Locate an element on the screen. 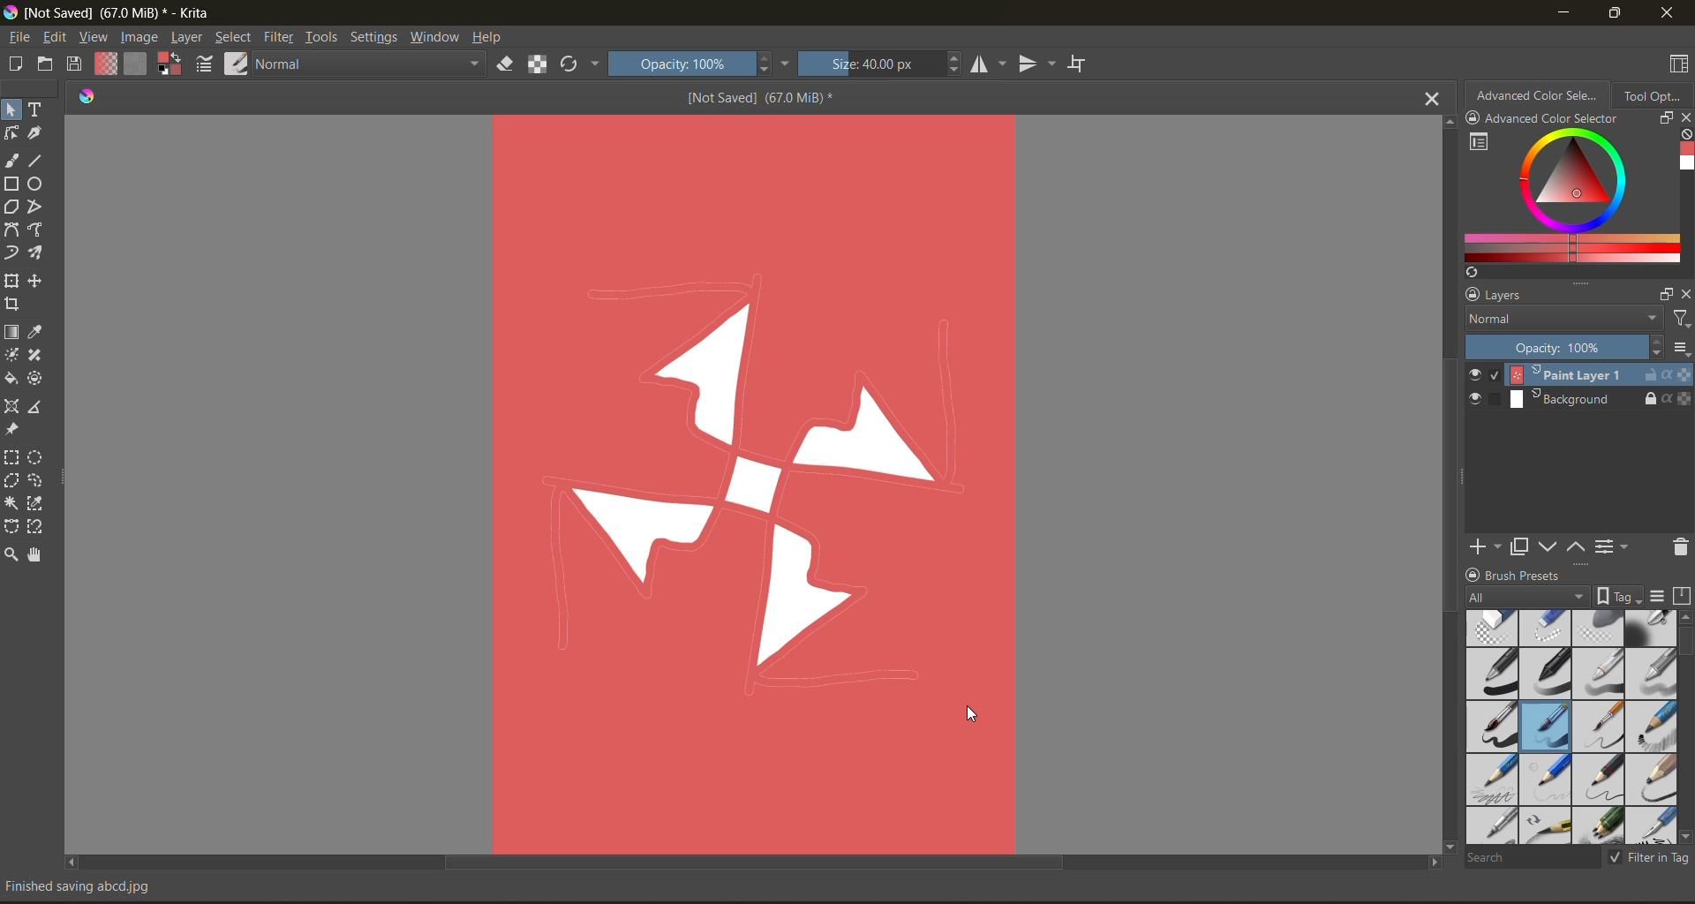 The width and height of the screenshot is (1695, 904). mask down is located at coordinates (1551, 546).